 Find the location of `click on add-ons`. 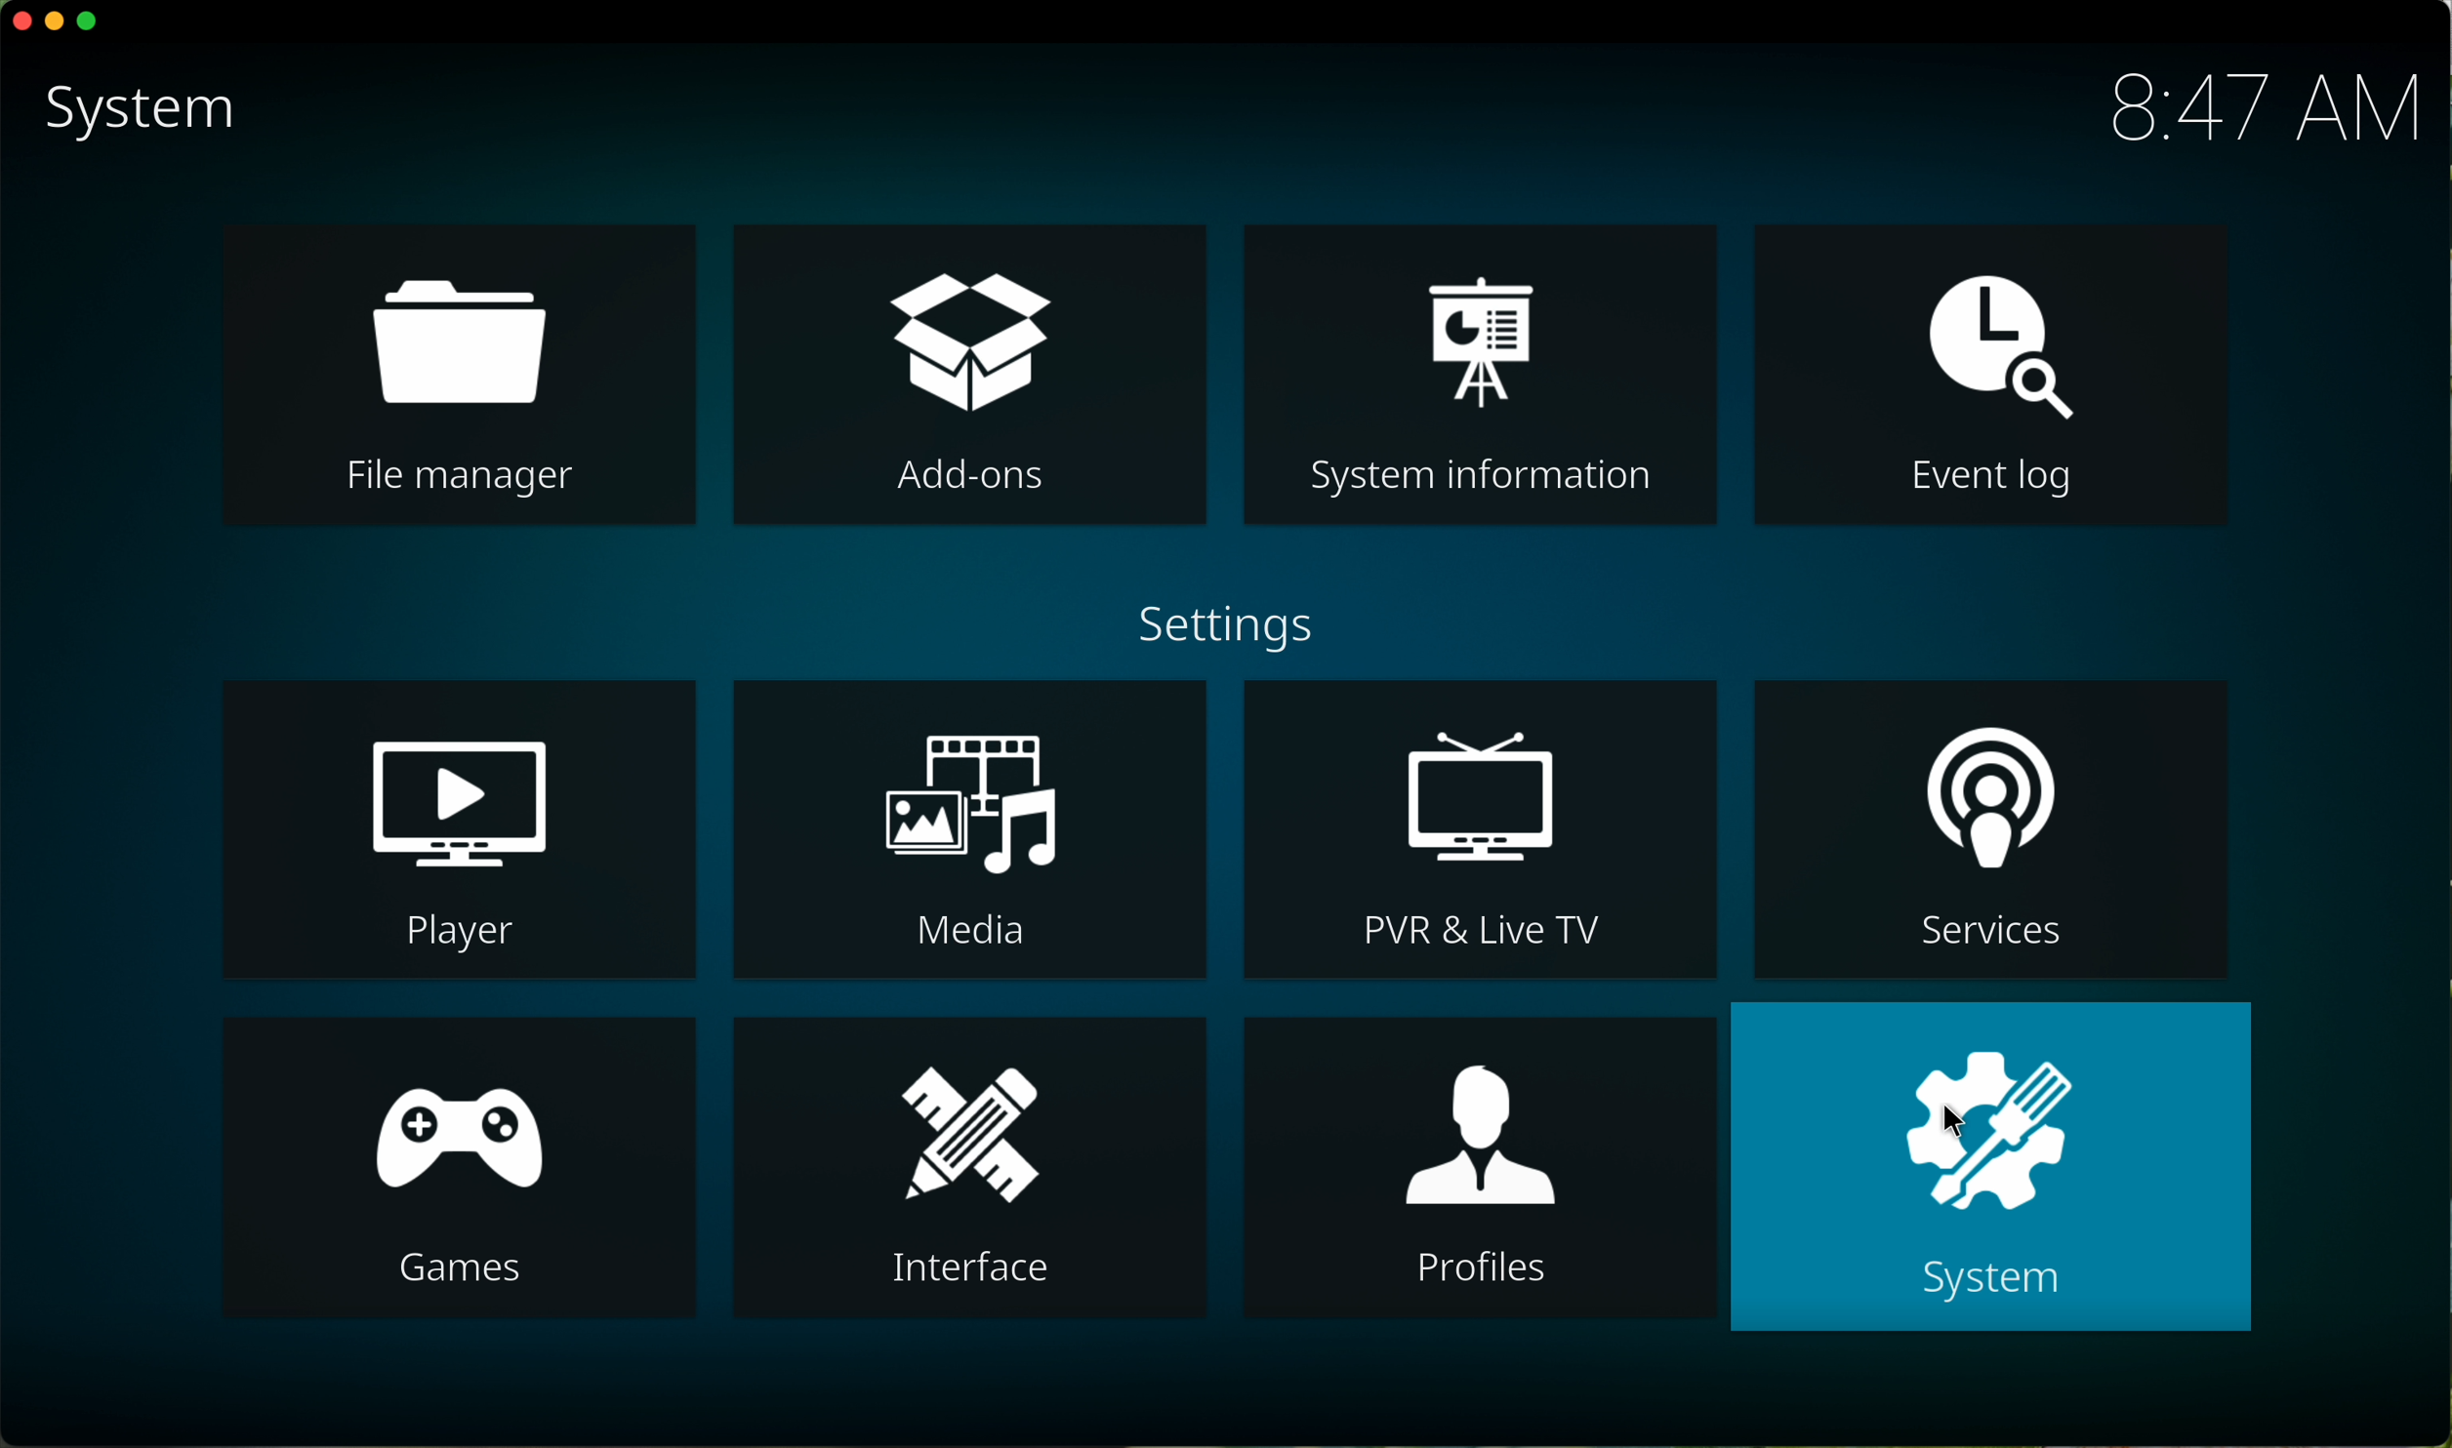

click on add-ons is located at coordinates (968, 374).